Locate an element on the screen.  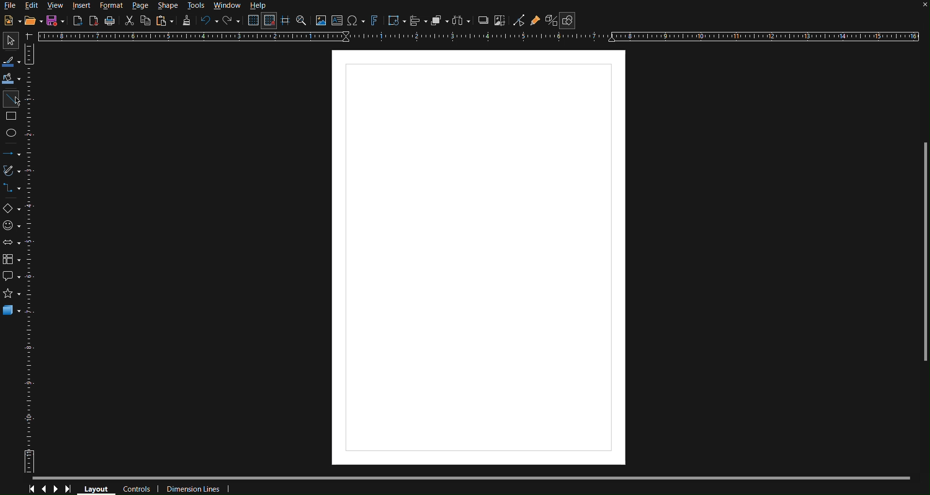
Crop Image is located at coordinates (501, 20).